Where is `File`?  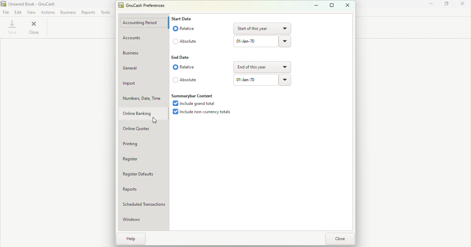
File is located at coordinates (6, 12).